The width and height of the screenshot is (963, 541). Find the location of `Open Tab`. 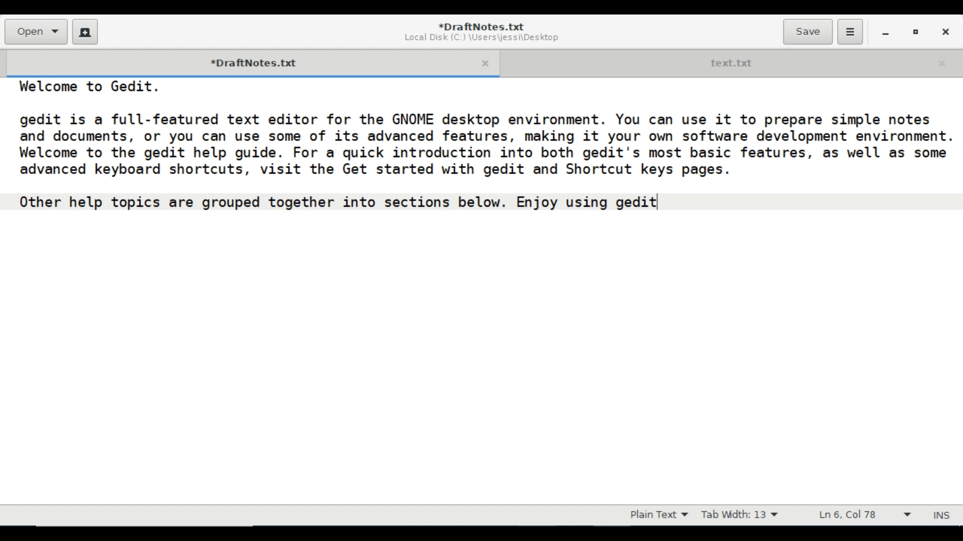

Open Tab is located at coordinates (730, 62).